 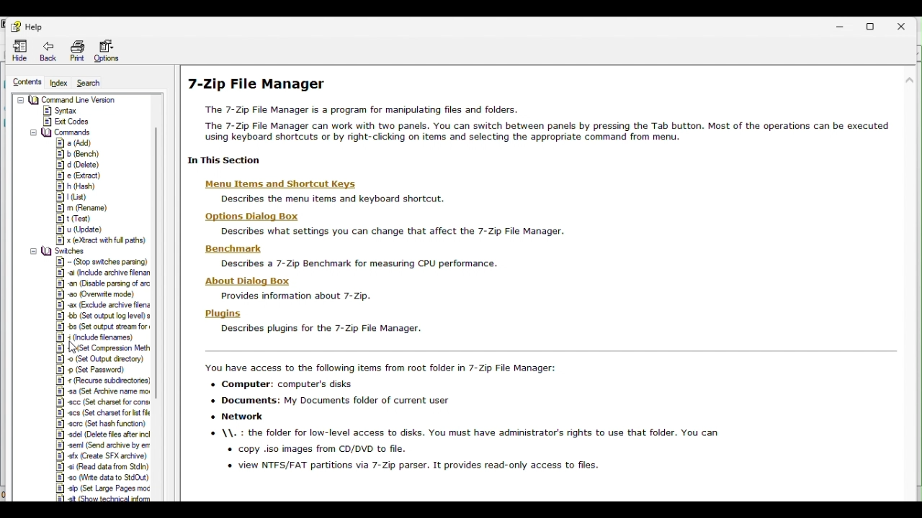 I want to click on benchmark, so click(x=236, y=249).